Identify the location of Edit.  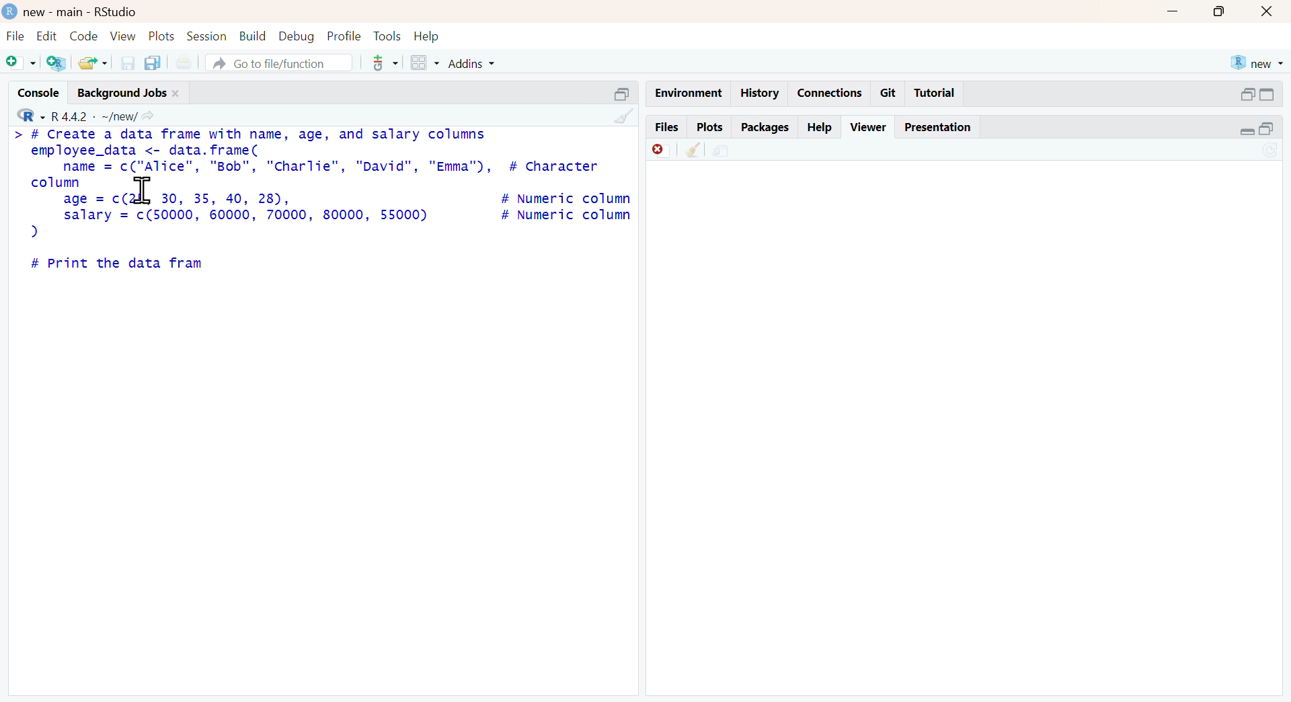
(46, 36).